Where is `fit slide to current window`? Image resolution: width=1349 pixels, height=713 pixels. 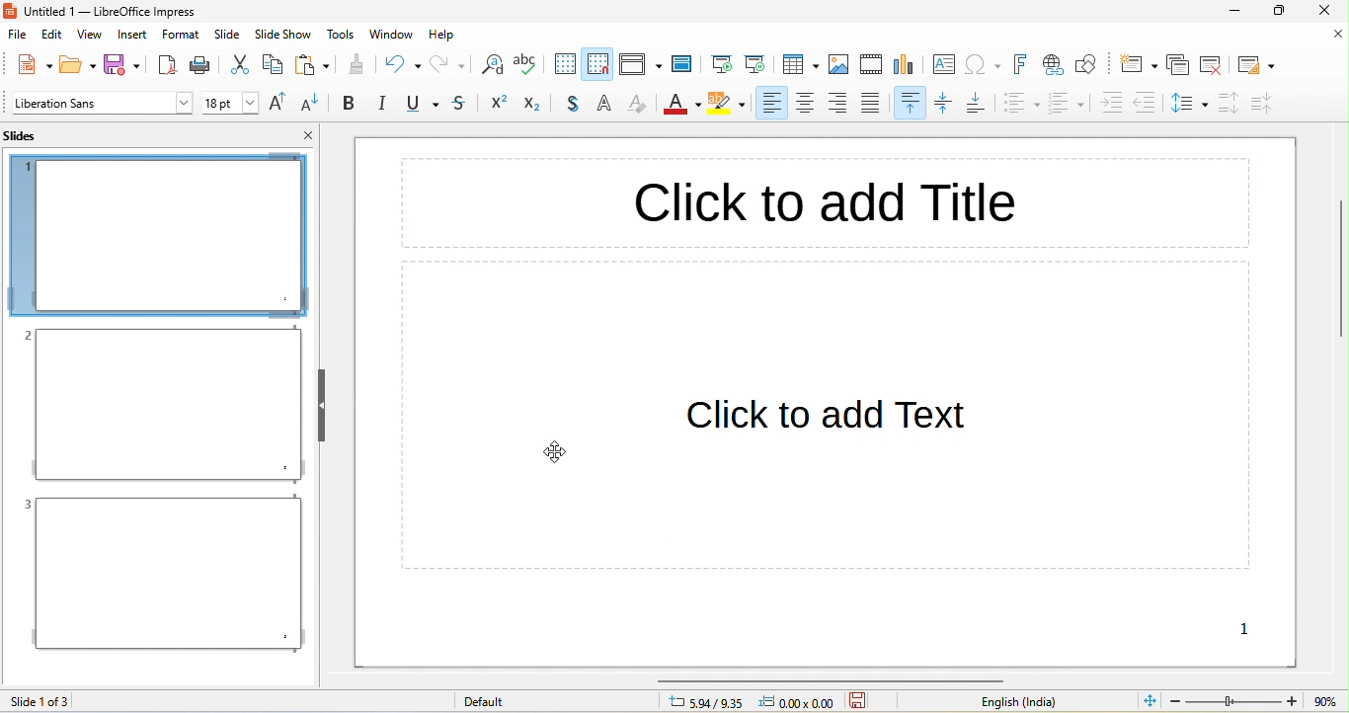 fit slide to current window is located at coordinates (1151, 700).